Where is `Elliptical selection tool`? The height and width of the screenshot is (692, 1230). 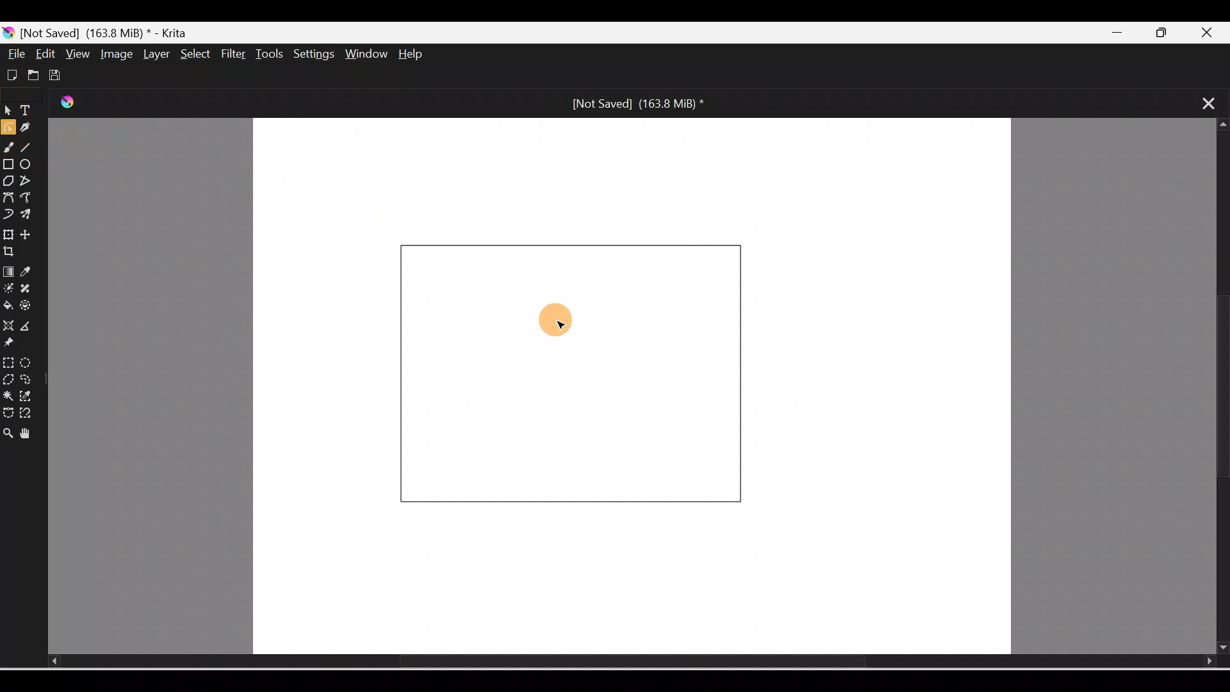
Elliptical selection tool is located at coordinates (26, 361).